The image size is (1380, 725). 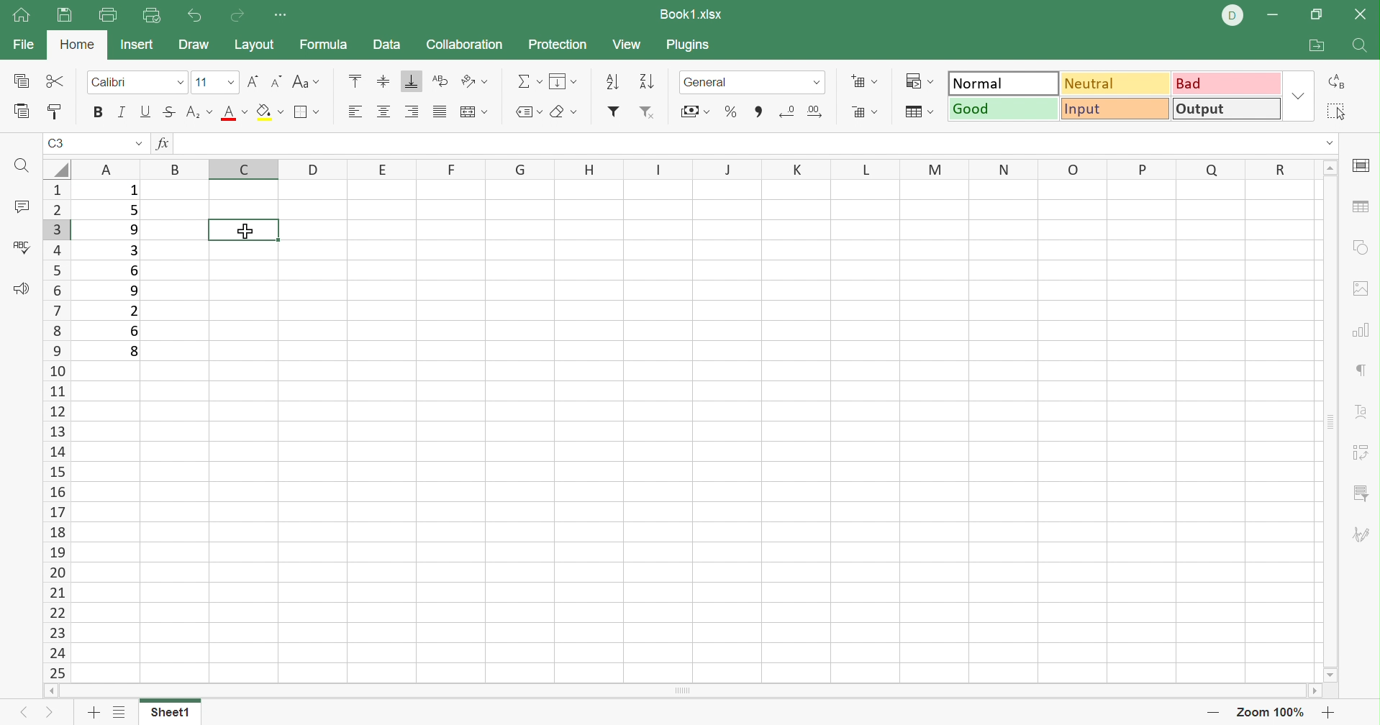 I want to click on Scroll Up, so click(x=1330, y=168).